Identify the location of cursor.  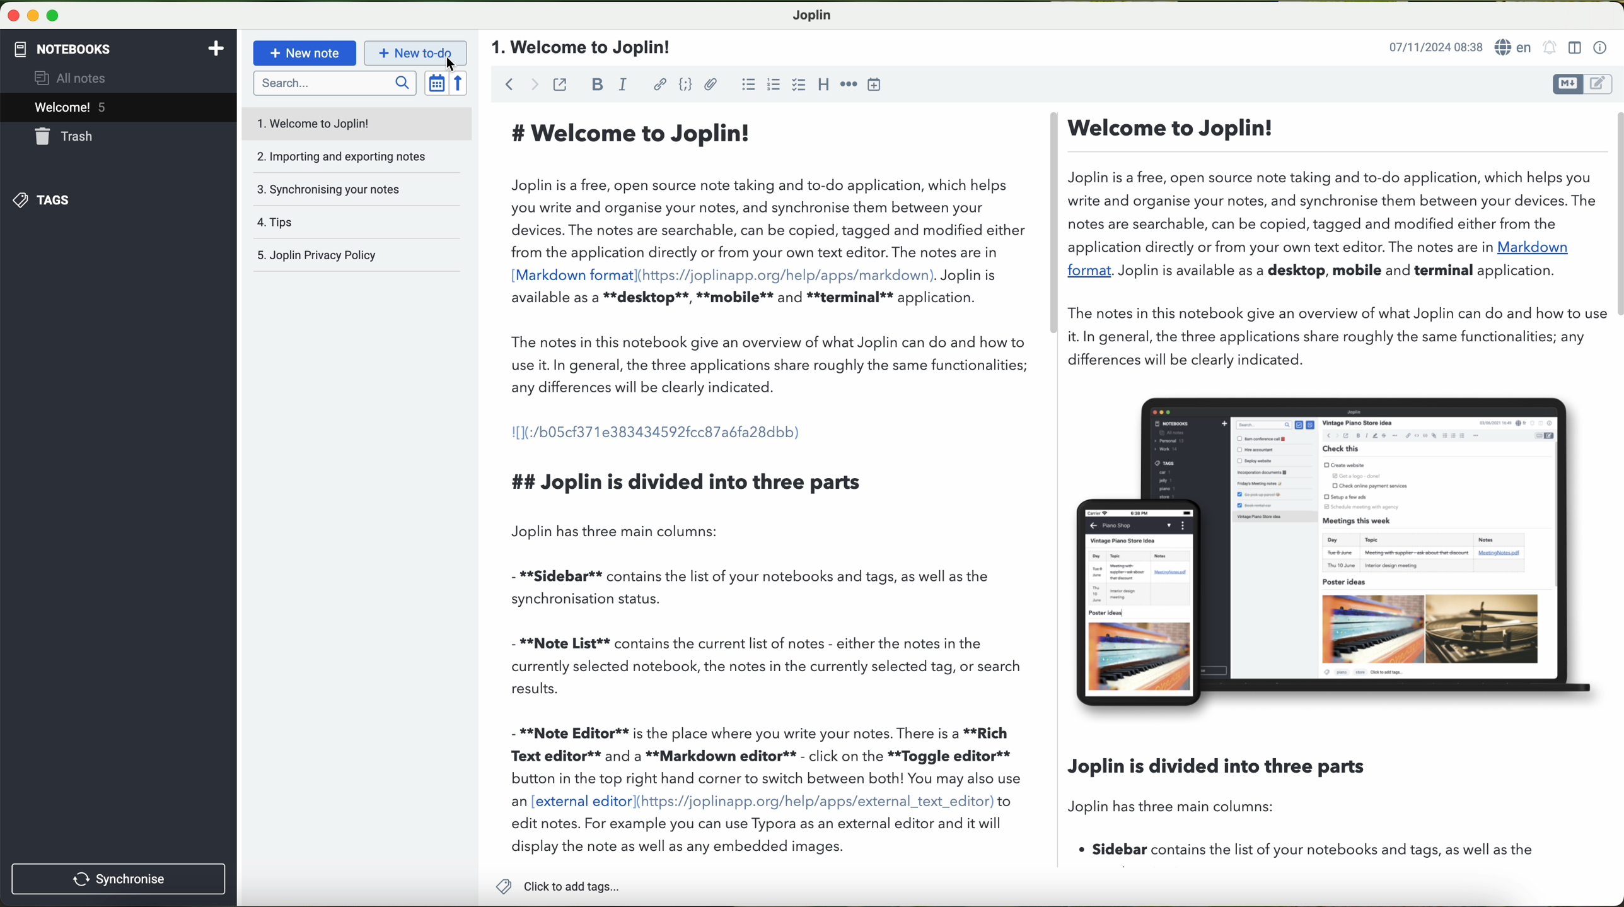
(449, 64).